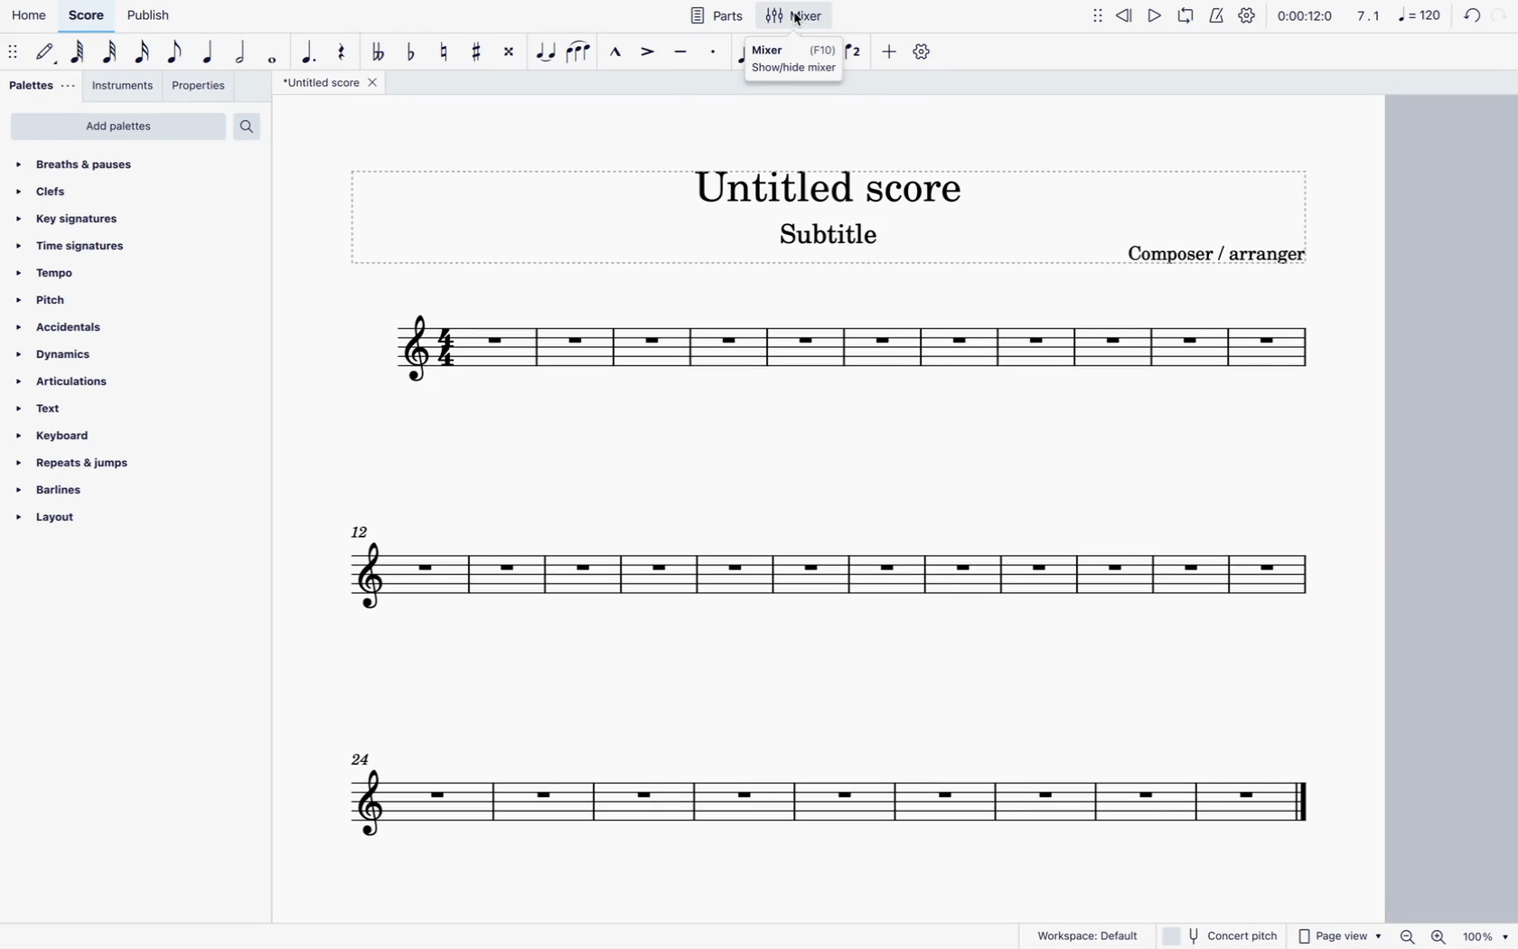 Image resolution: width=1518 pixels, height=949 pixels. I want to click on augmentation dot, so click(307, 47).